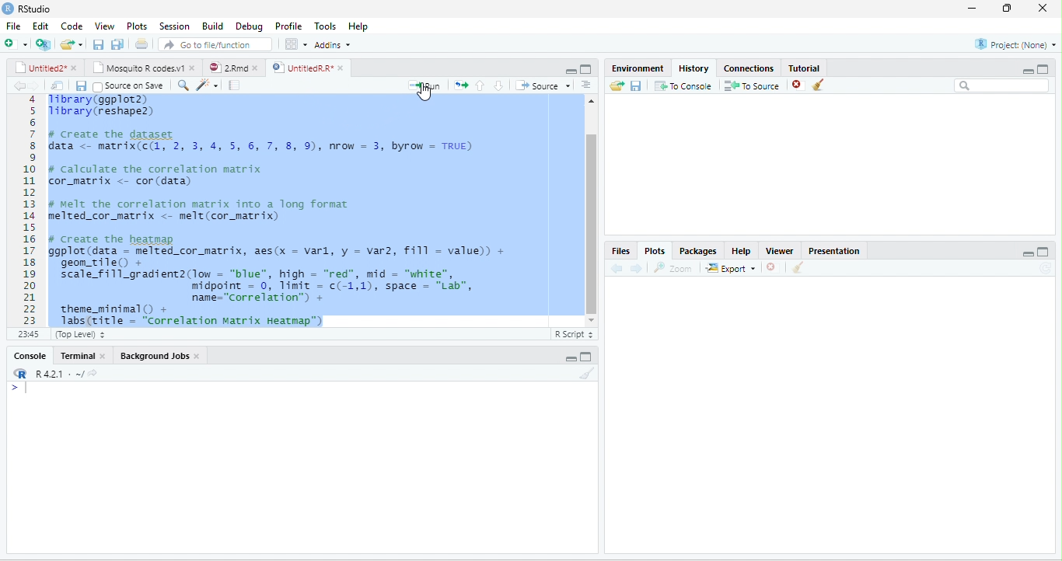 The image size is (1062, 561). Describe the element at coordinates (86, 355) in the screenshot. I see `terminal` at that location.